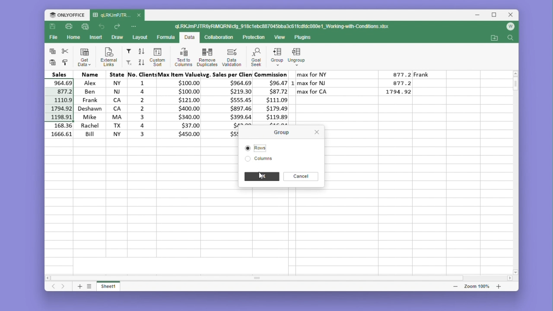  Describe the element at coordinates (297, 54) in the screenshot. I see `Ungroup` at that location.